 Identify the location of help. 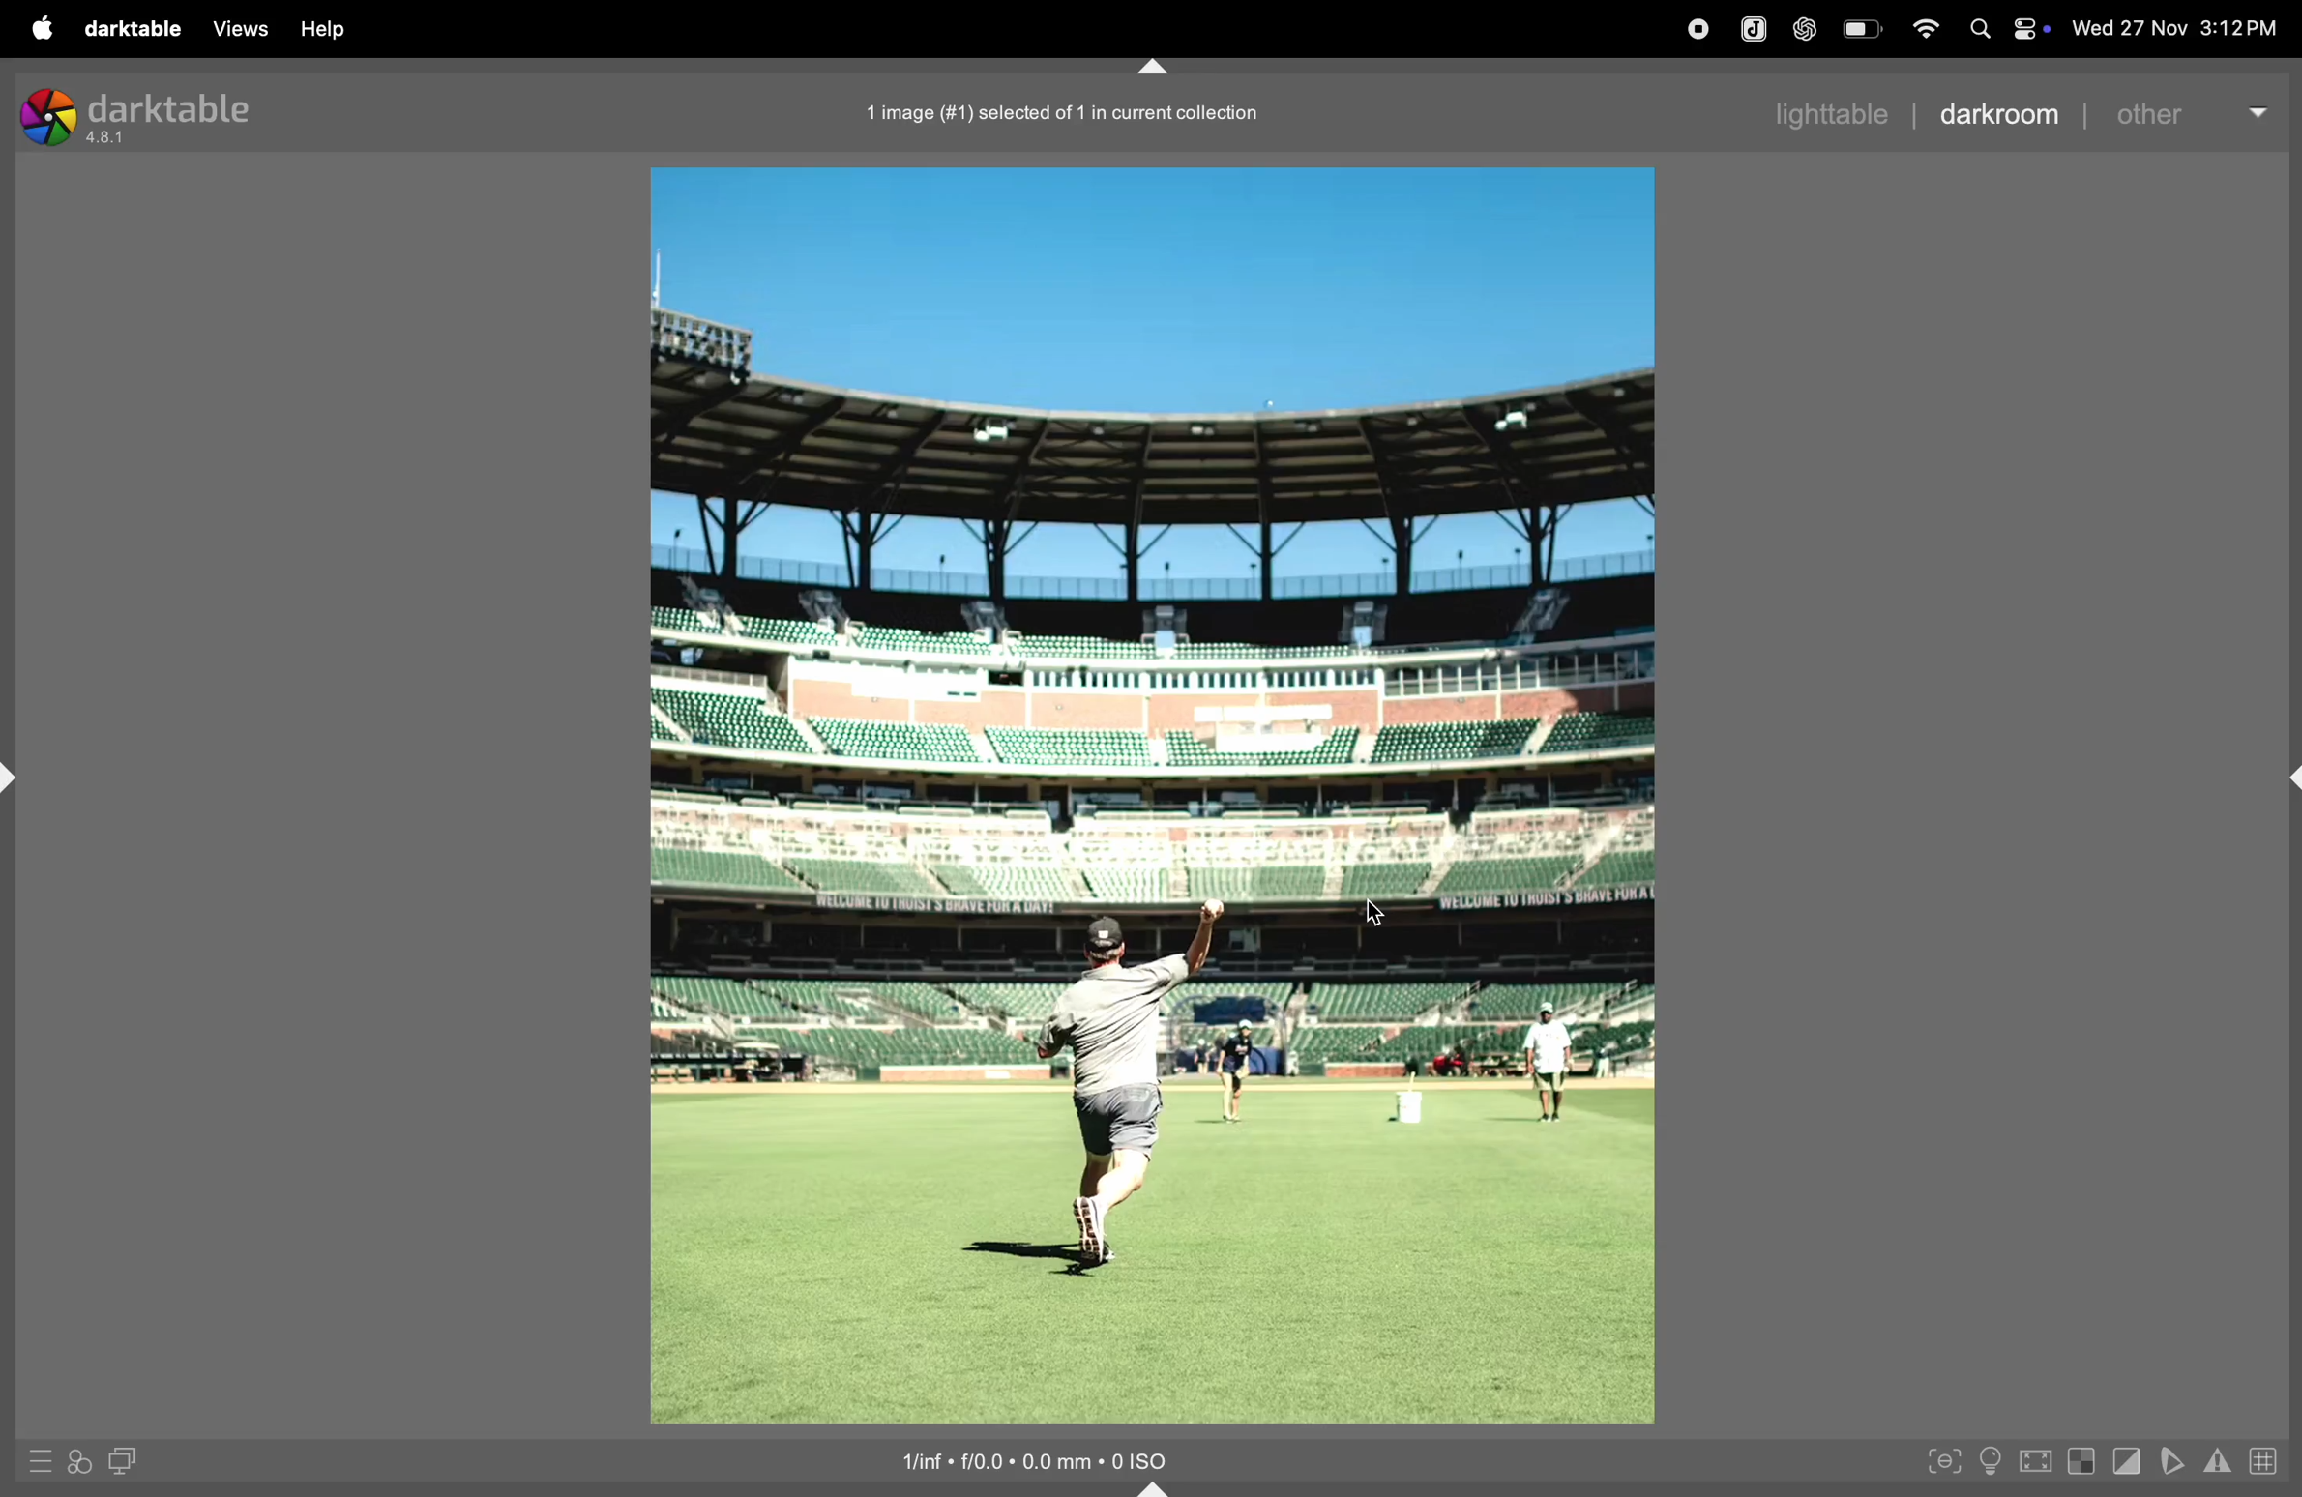
(324, 30).